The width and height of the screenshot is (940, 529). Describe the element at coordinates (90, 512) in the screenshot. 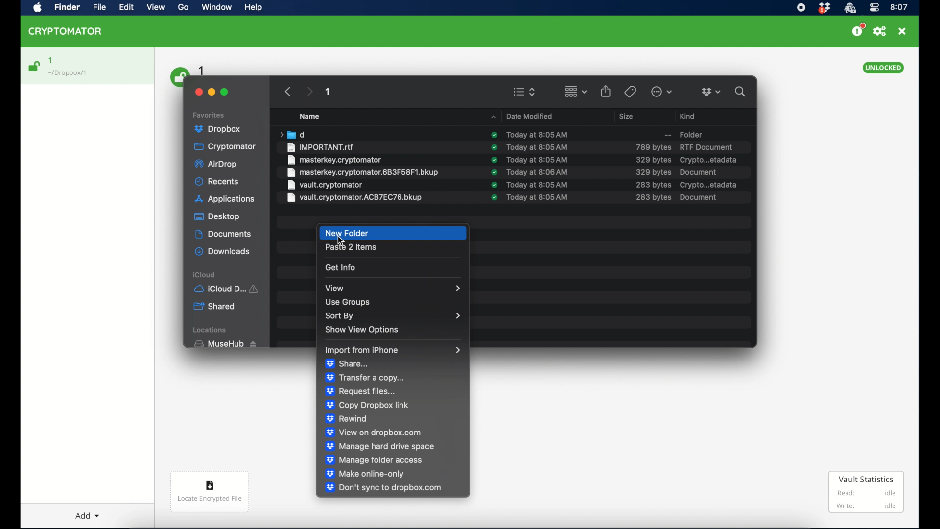

I see `Add dropdown` at that location.